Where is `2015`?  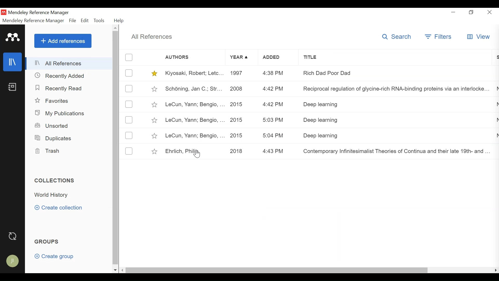 2015 is located at coordinates (238, 104).